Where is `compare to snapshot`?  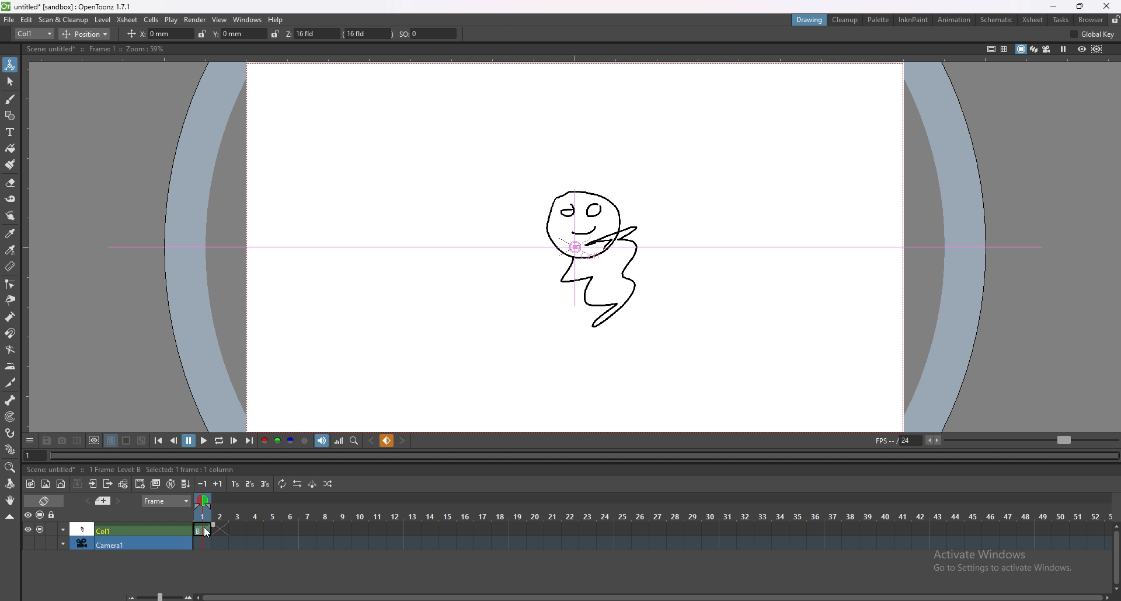 compare to snapshot is located at coordinates (77, 441).